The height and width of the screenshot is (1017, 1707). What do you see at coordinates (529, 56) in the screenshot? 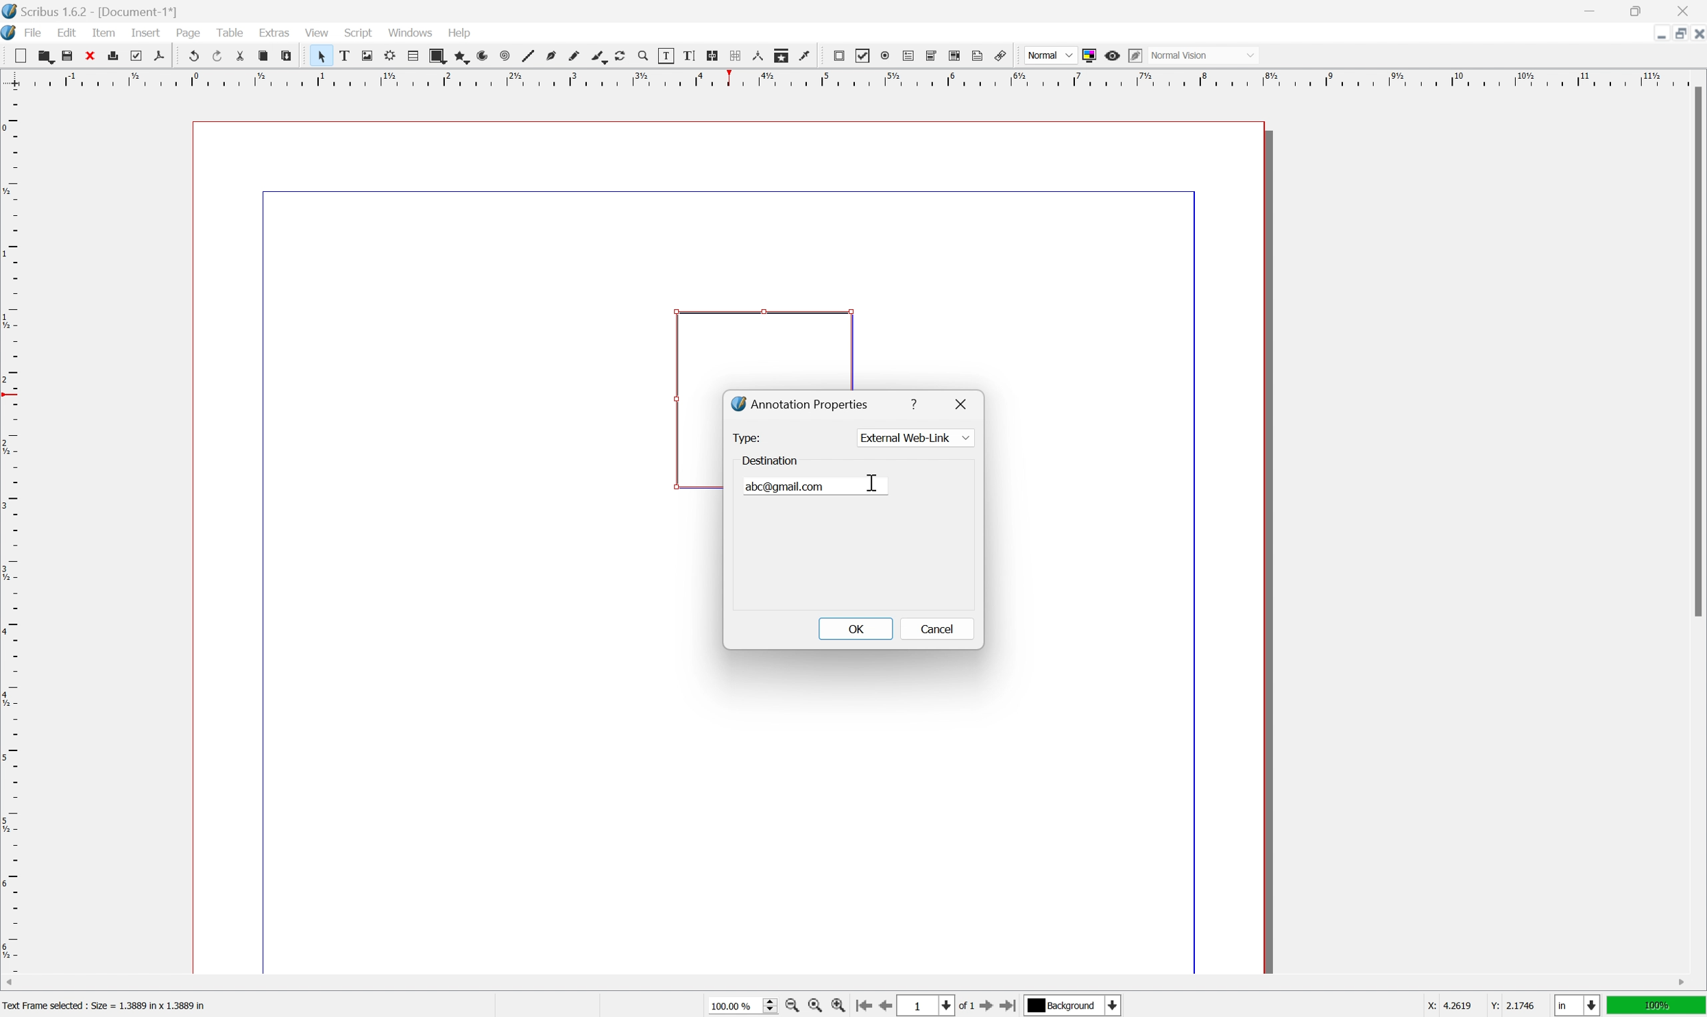
I see `line` at bounding box center [529, 56].